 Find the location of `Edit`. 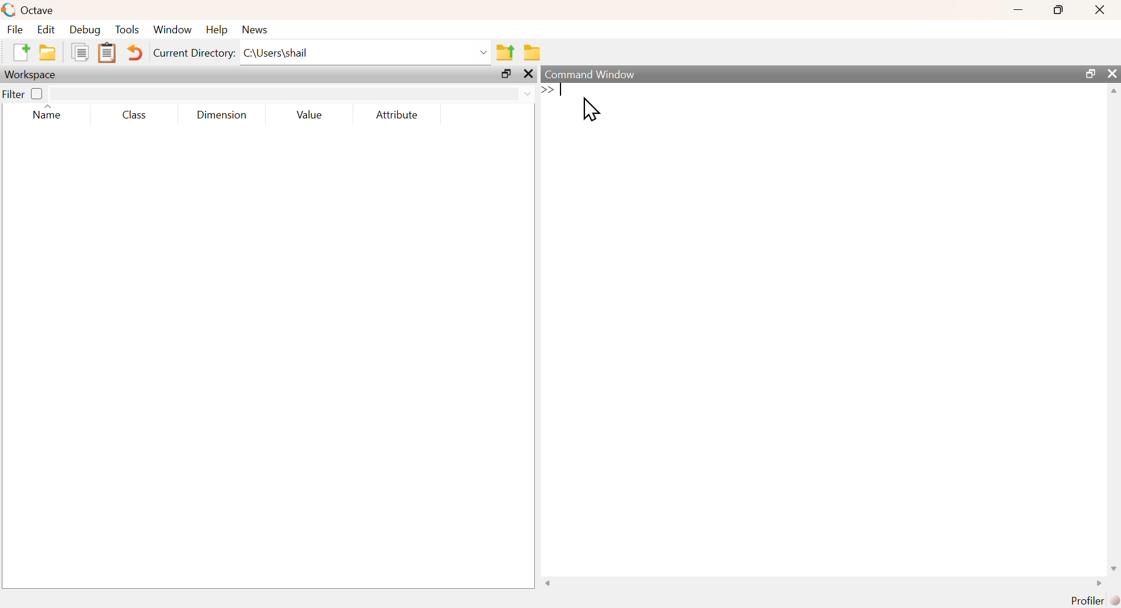

Edit is located at coordinates (43, 30).